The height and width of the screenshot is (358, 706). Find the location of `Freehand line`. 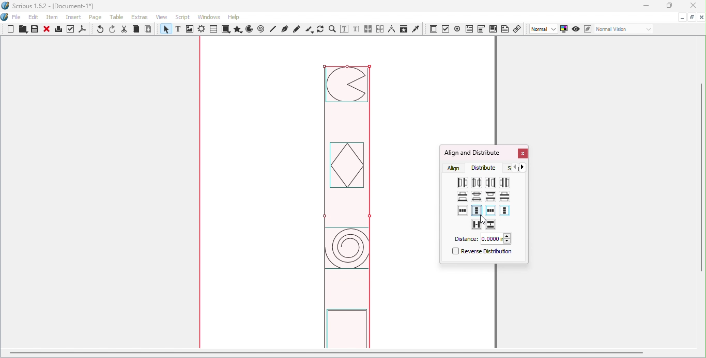

Freehand line is located at coordinates (297, 29).